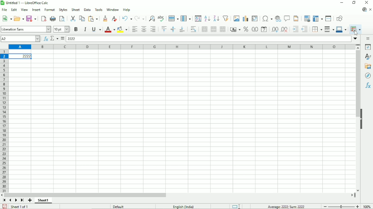 The width and height of the screenshot is (373, 209). What do you see at coordinates (14, 10) in the screenshot?
I see `Edit` at bounding box center [14, 10].